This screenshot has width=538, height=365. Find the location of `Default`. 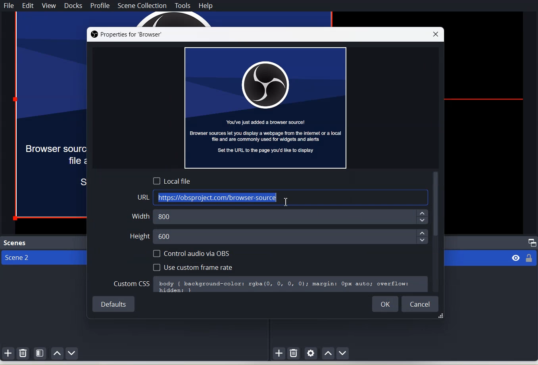

Default is located at coordinates (113, 304).